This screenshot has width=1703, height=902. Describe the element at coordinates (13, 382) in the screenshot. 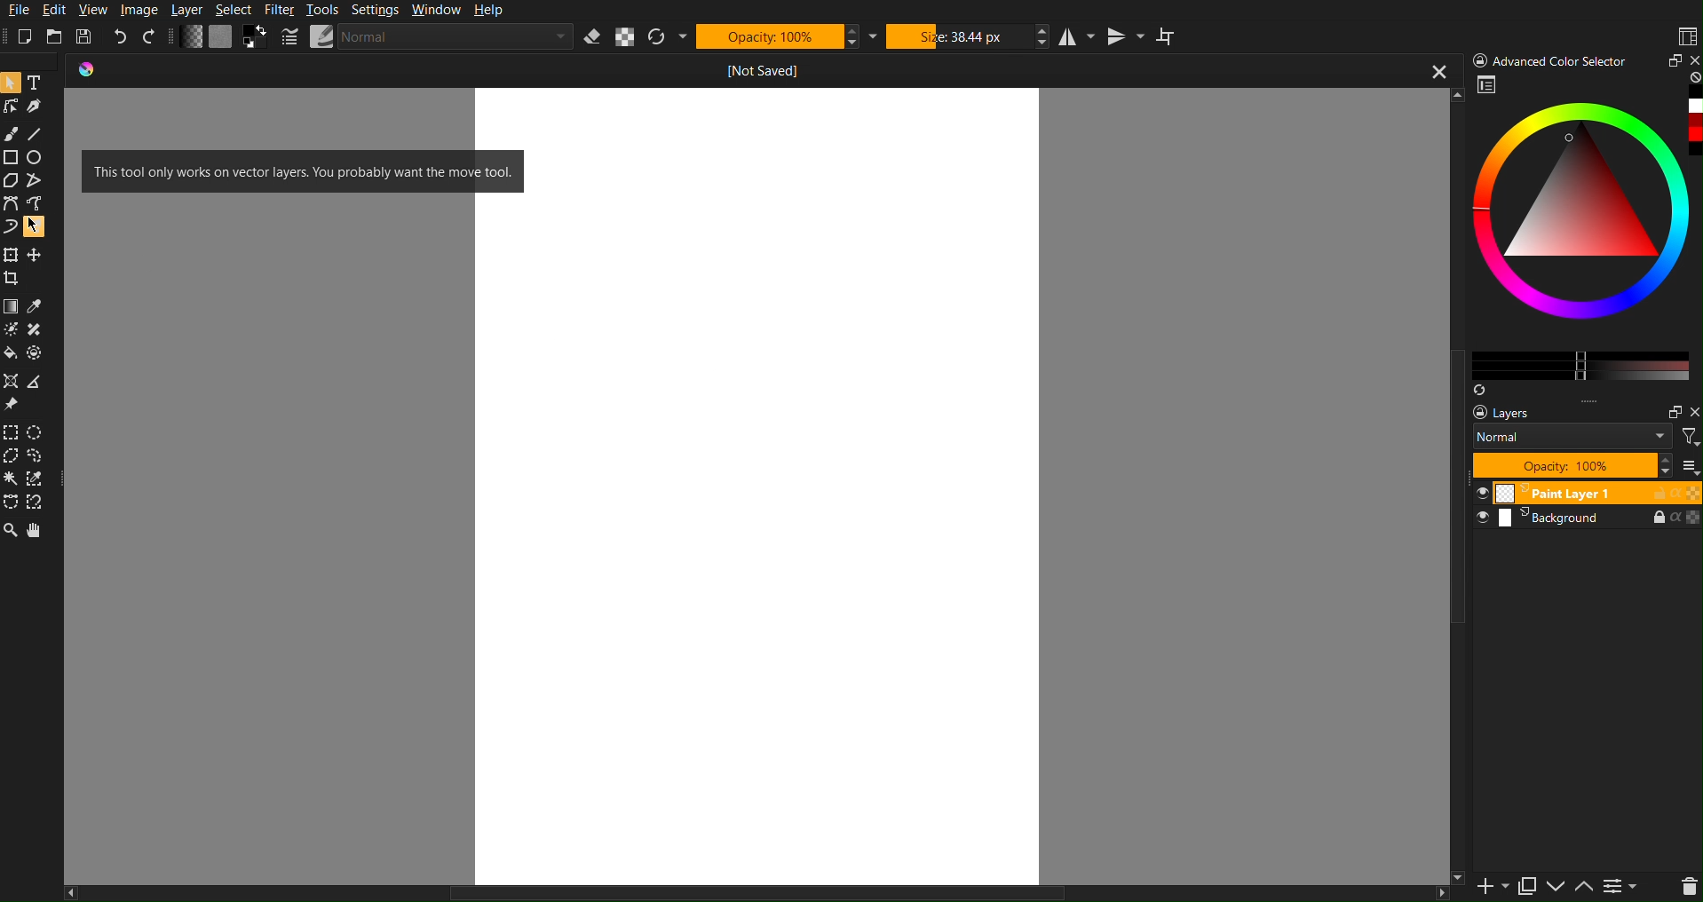

I see `Assisstant Tool` at that location.